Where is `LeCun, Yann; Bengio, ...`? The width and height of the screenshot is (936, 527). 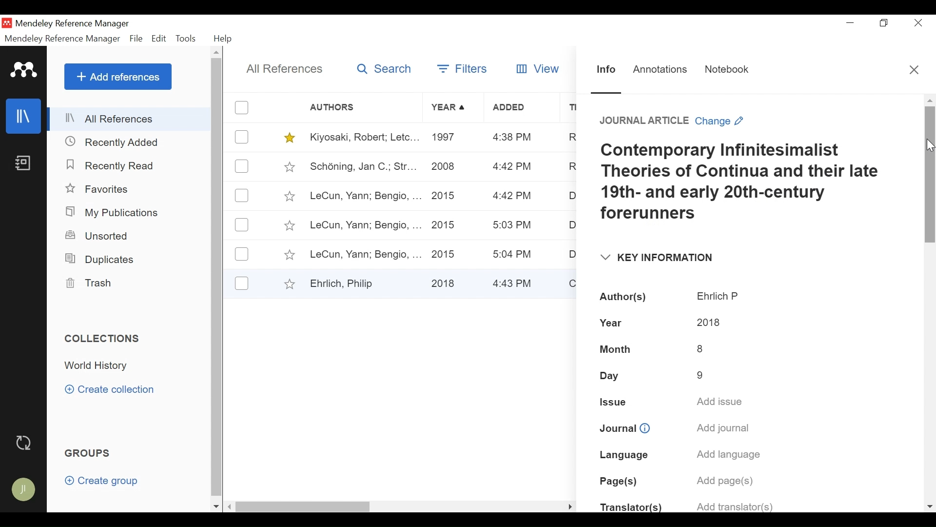 LeCun, Yann; Bengio, ... is located at coordinates (364, 225).